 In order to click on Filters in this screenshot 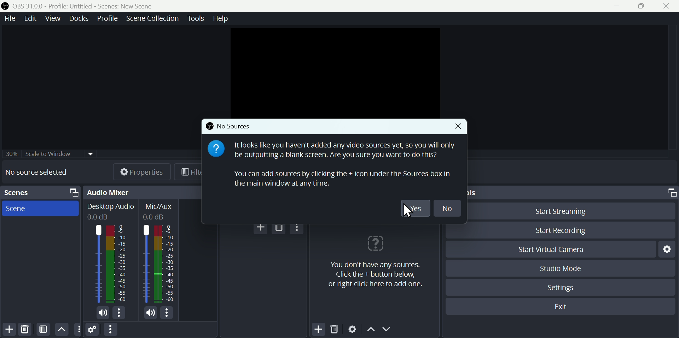, I will do `click(191, 172)`.